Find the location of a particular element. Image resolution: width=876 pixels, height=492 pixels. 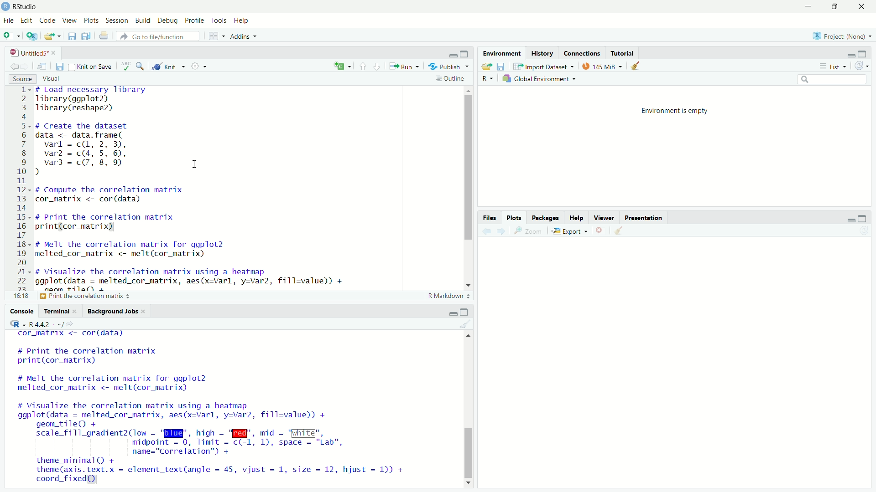

open in new window is located at coordinates (45, 67).